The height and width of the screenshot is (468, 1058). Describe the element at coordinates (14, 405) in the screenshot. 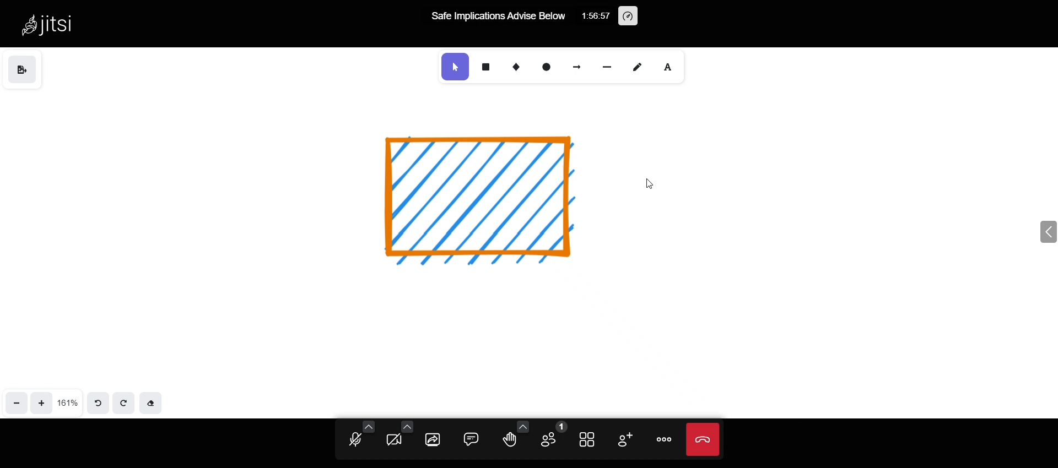

I see `zoom out` at that location.